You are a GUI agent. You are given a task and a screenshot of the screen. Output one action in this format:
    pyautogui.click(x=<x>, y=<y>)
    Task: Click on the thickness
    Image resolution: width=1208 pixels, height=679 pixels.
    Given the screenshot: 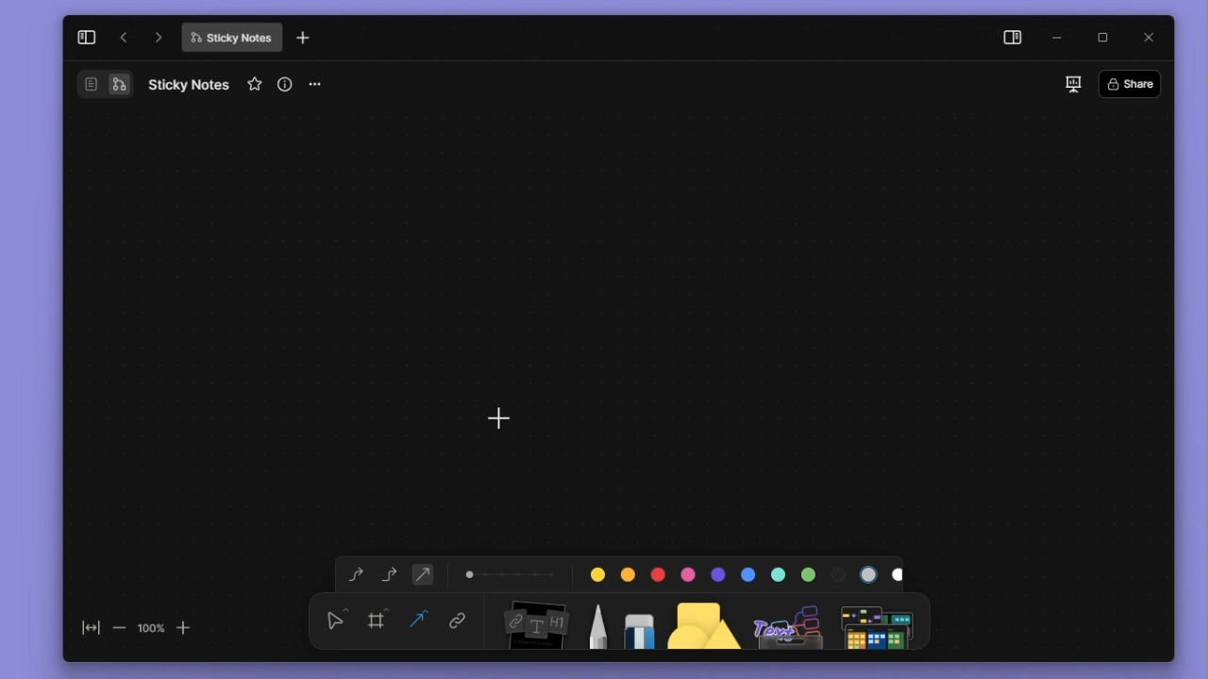 What is the action you would take?
    pyautogui.click(x=511, y=572)
    